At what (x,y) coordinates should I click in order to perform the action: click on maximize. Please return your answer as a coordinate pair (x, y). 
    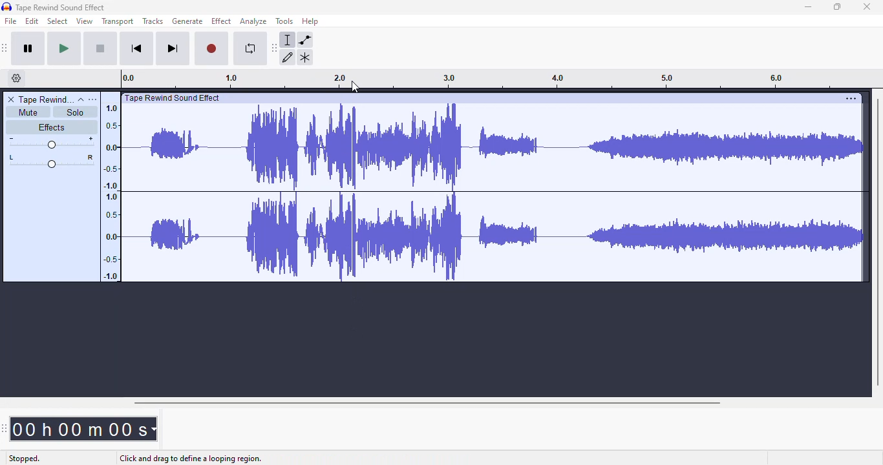
    Looking at the image, I should click on (838, 6).